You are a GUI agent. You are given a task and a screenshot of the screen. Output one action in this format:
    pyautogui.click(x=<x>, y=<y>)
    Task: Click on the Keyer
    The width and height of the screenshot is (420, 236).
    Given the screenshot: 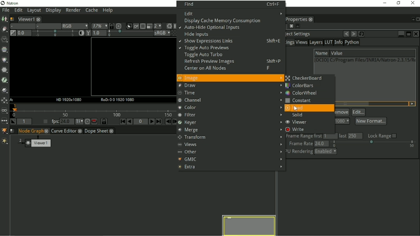 What is the action you would take?
    pyautogui.click(x=229, y=122)
    